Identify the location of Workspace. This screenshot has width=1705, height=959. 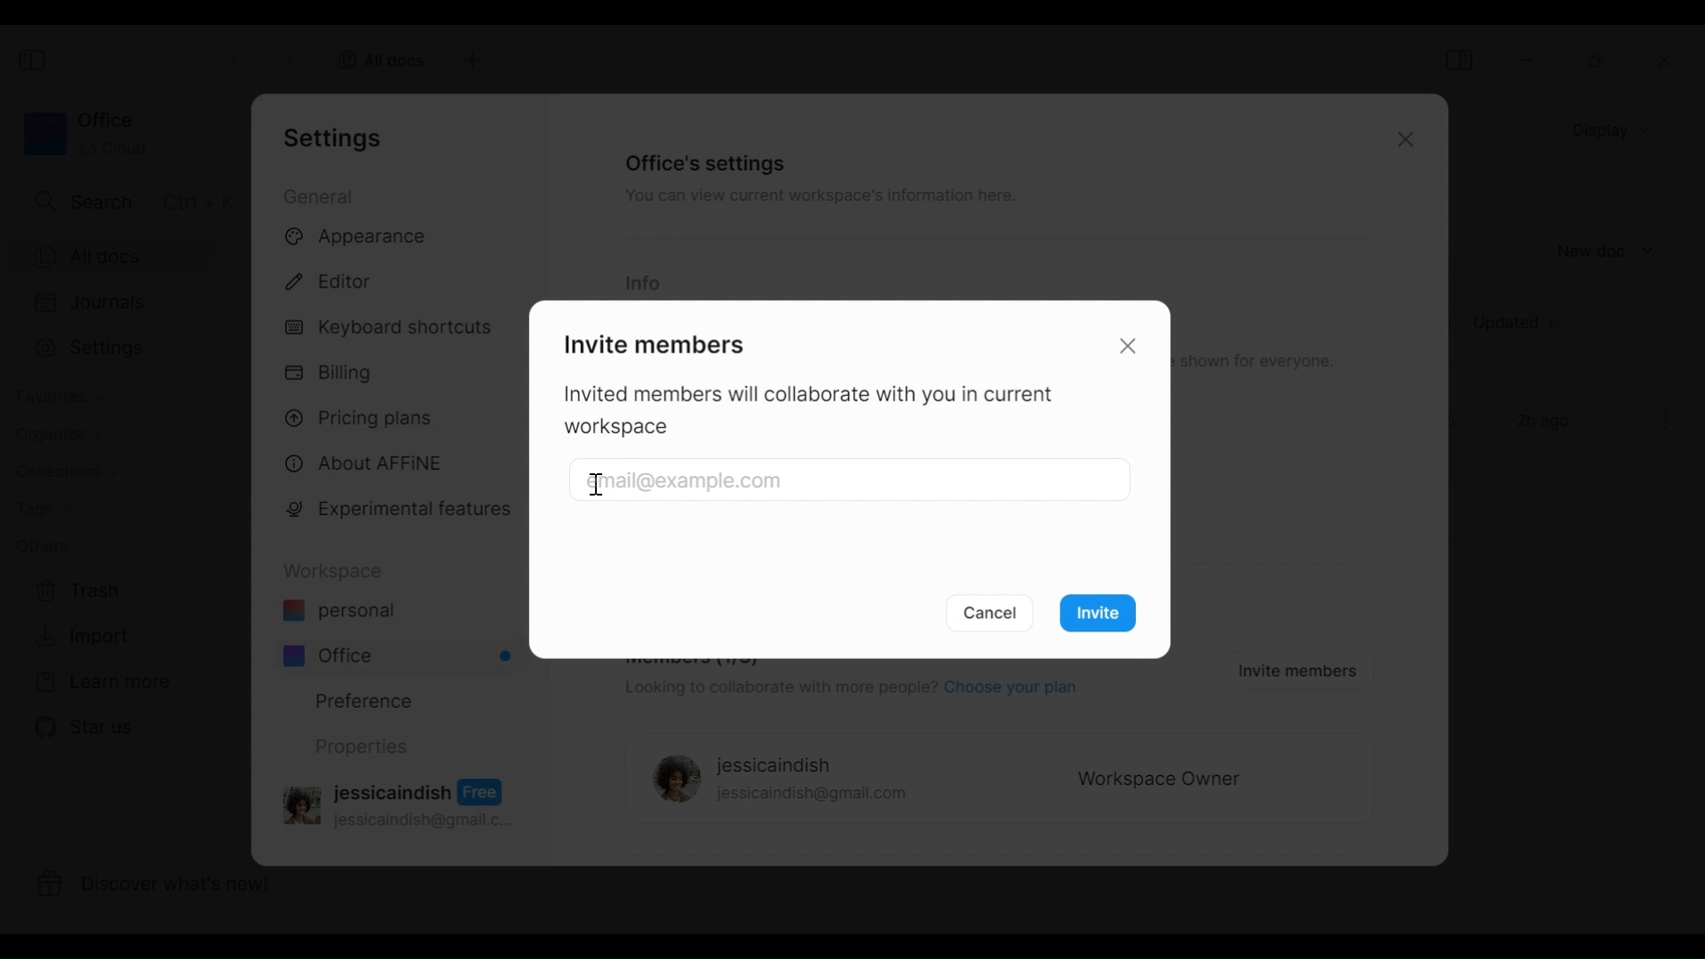
(338, 571).